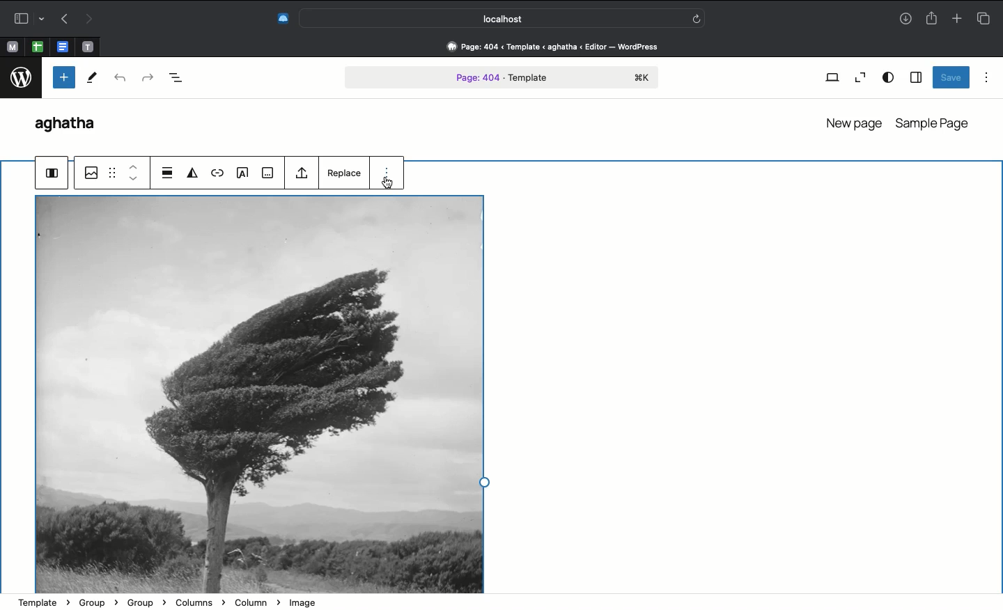  Describe the element at coordinates (852, 121) in the screenshot. I see `New page` at that location.